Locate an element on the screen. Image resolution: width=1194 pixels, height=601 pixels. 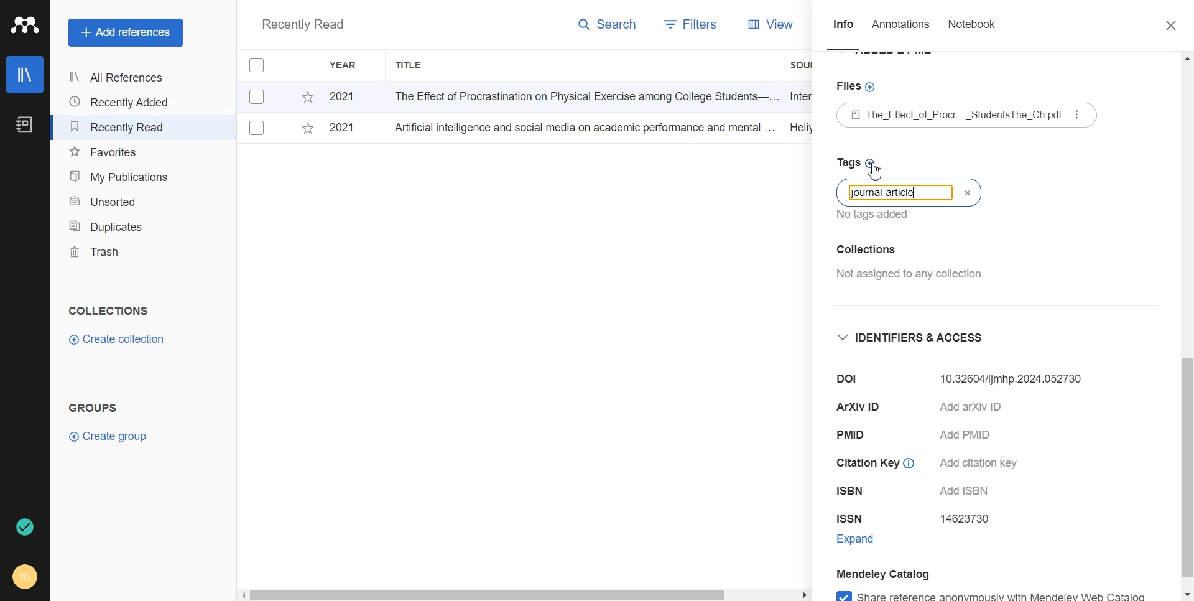
Filters is located at coordinates (690, 26).